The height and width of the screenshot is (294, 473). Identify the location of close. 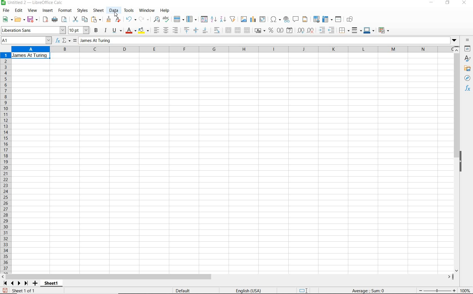
(465, 3).